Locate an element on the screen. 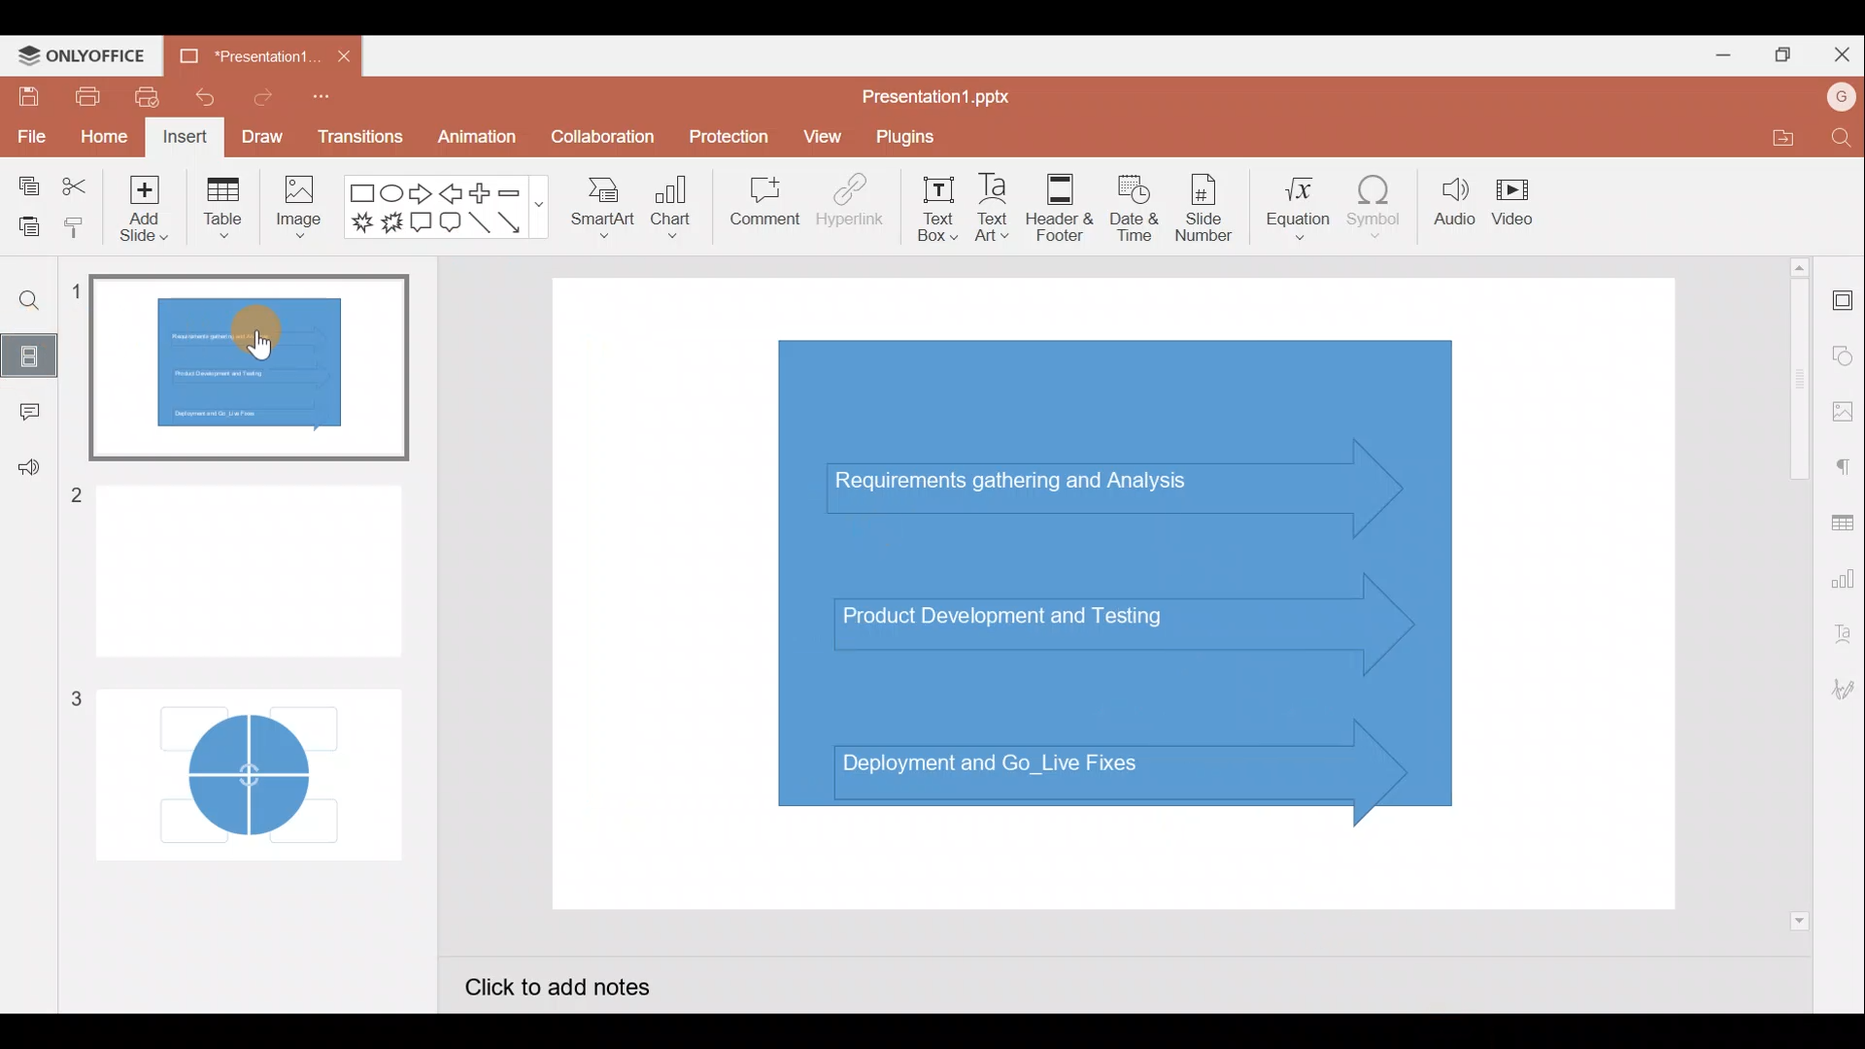  Slide settings is located at coordinates (1841, 302).